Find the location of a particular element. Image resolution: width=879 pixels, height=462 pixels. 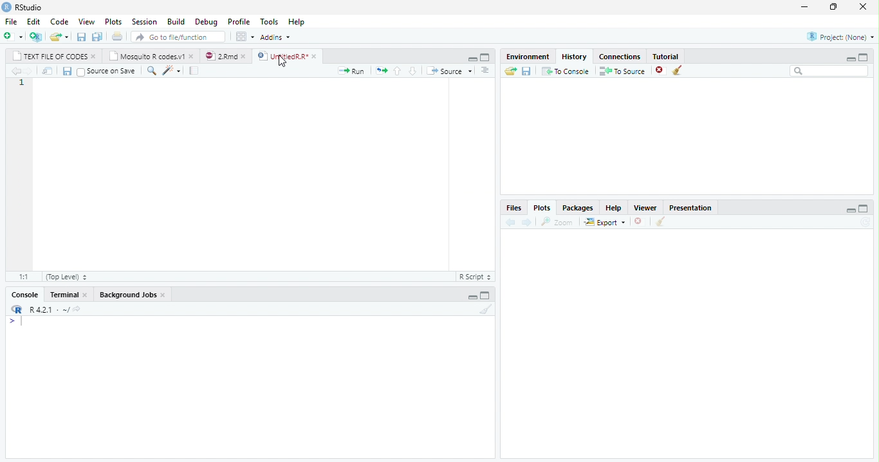

console is located at coordinates (24, 295).